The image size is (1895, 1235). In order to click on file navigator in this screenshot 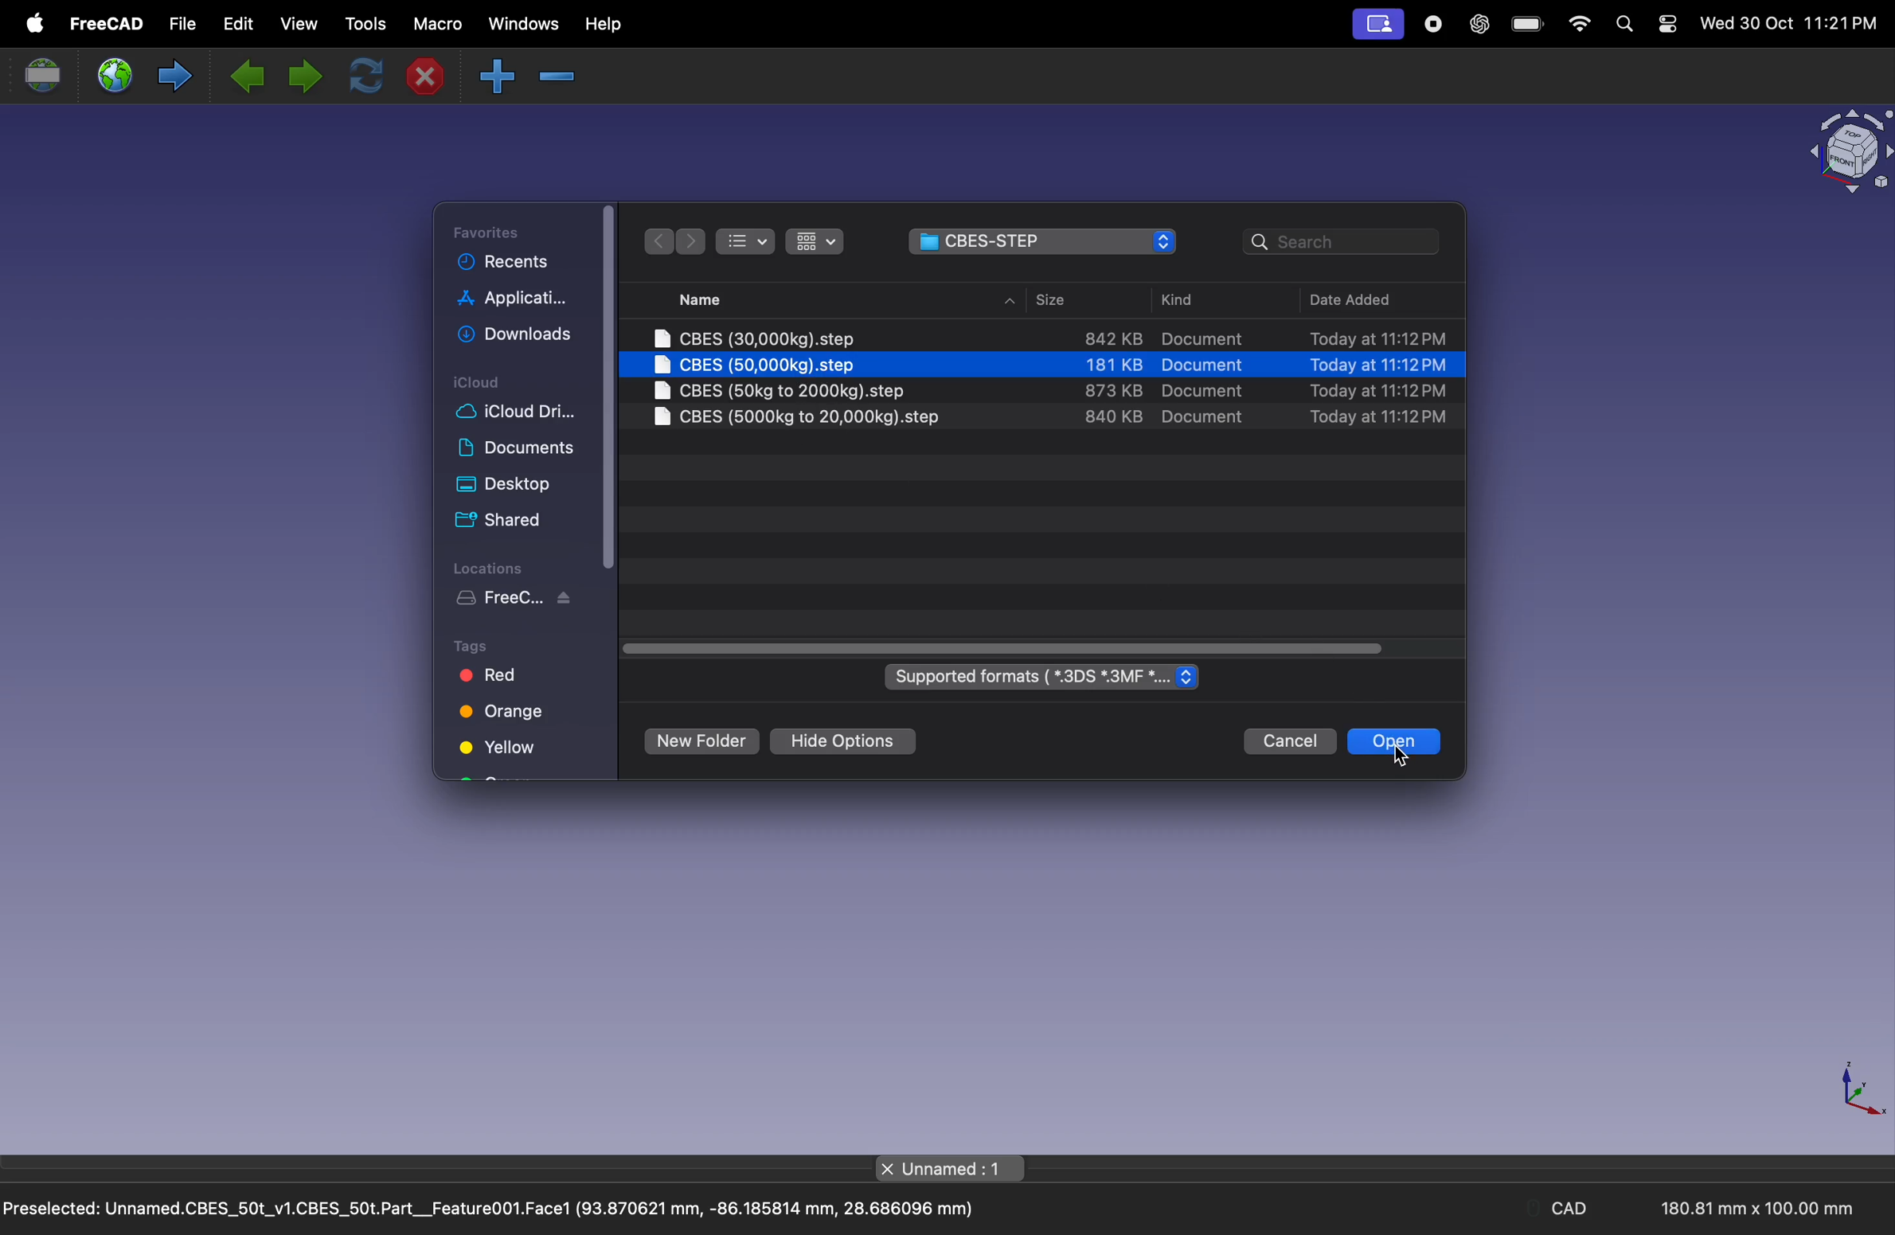, I will do `click(1044, 242)`.